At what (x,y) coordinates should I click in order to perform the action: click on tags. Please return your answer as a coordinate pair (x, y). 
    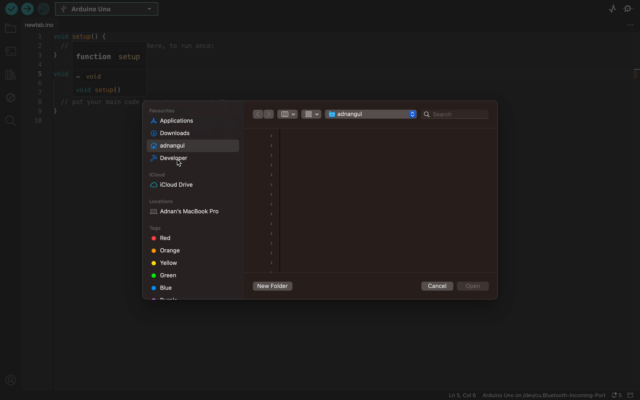
    Looking at the image, I should click on (167, 252).